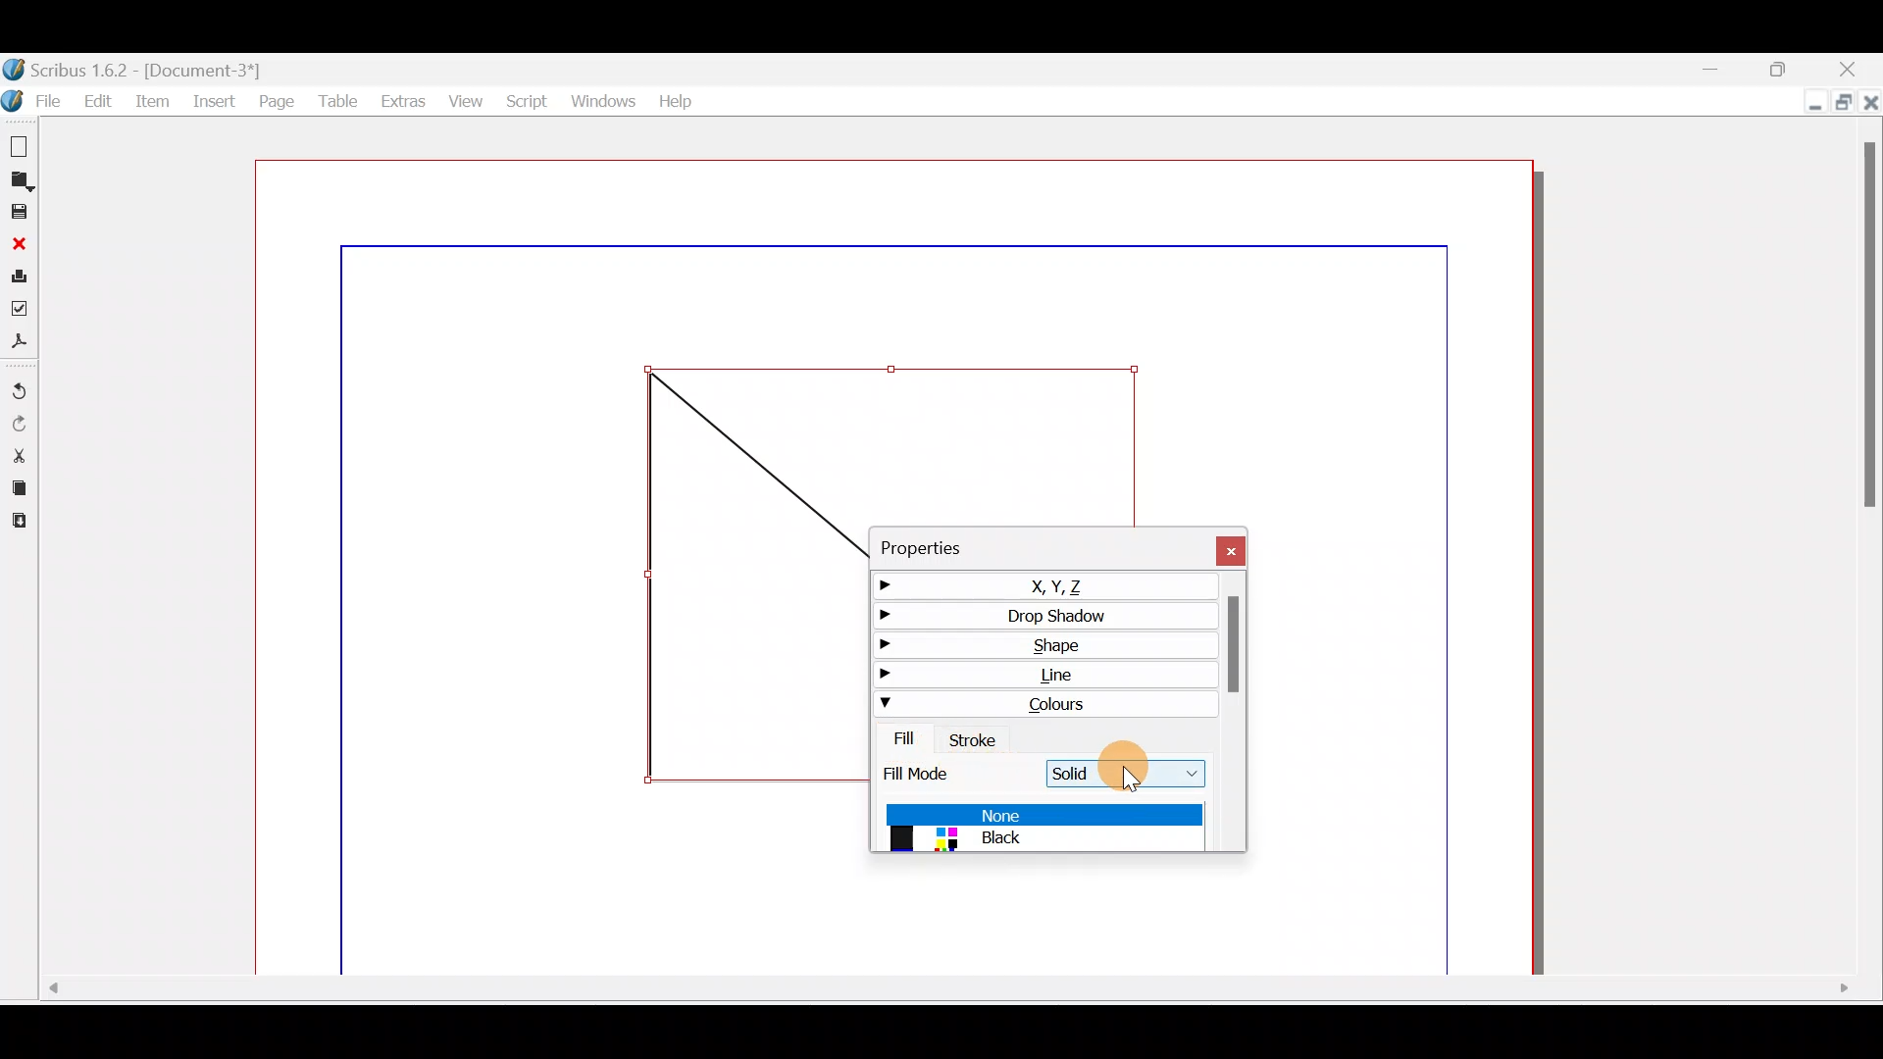 Image resolution: width=1883 pixels, height=1059 pixels. Describe the element at coordinates (934, 773) in the screenshot. I see `Stroke mode` at that location.